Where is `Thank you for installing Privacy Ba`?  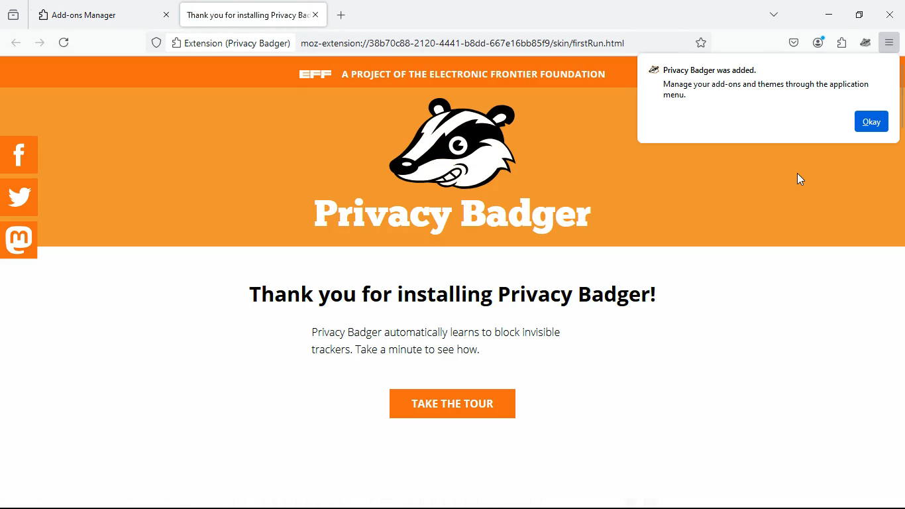 Thank you for installing Privacy Ba is located at coordinates (244, 13).